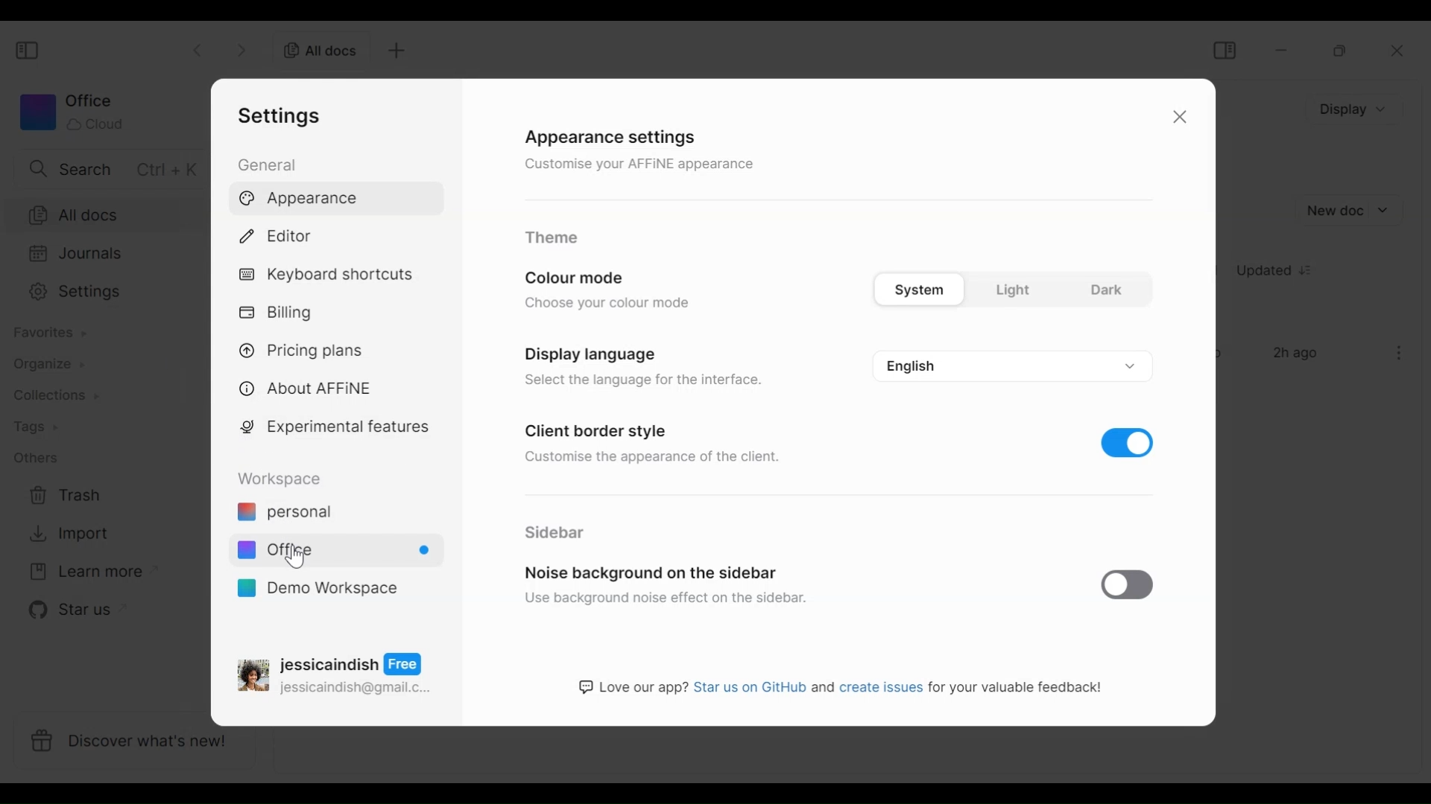 This screenshot has width=1431, height=804. Describe the element at coordinates (1128, 441) in the screenshot. I see `Enable/Disable` at that location.